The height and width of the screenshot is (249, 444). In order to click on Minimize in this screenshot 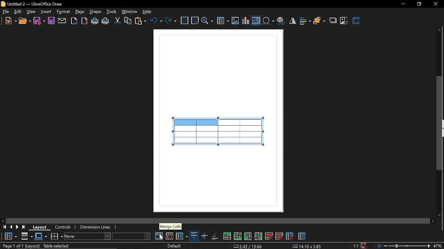, I will do `click(401, 4)`.